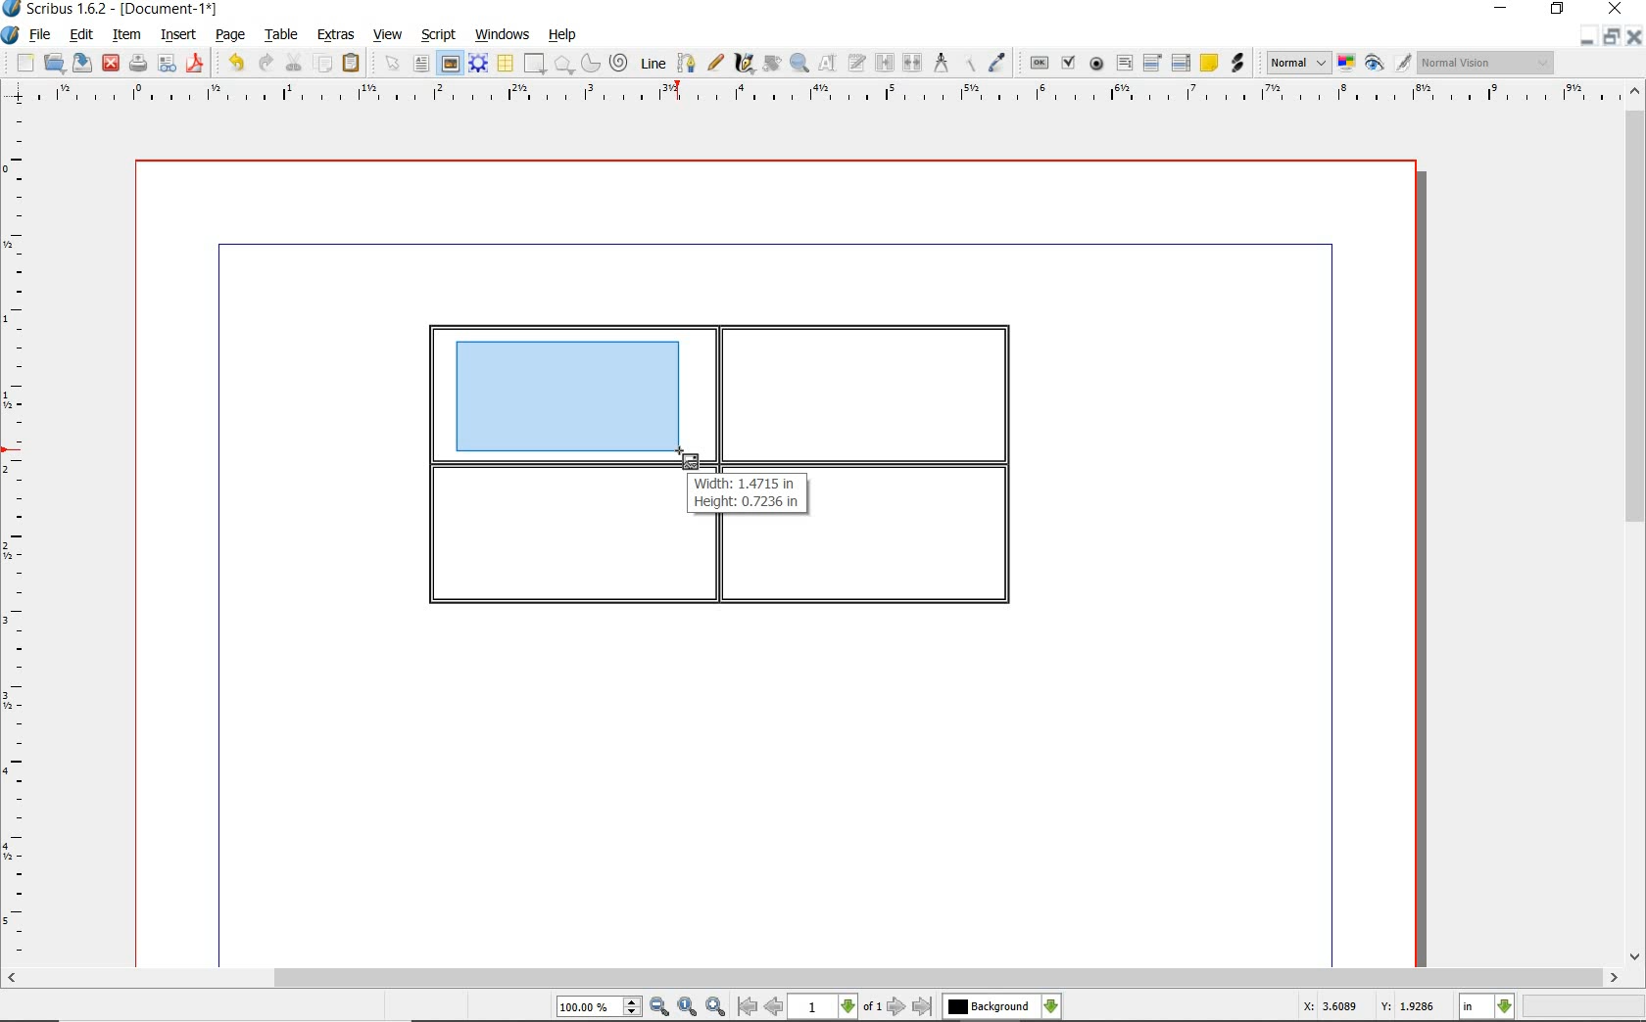  Describe the element at coordinates (167, 65) in the screenshot. I see `preflight verifier` at that location.